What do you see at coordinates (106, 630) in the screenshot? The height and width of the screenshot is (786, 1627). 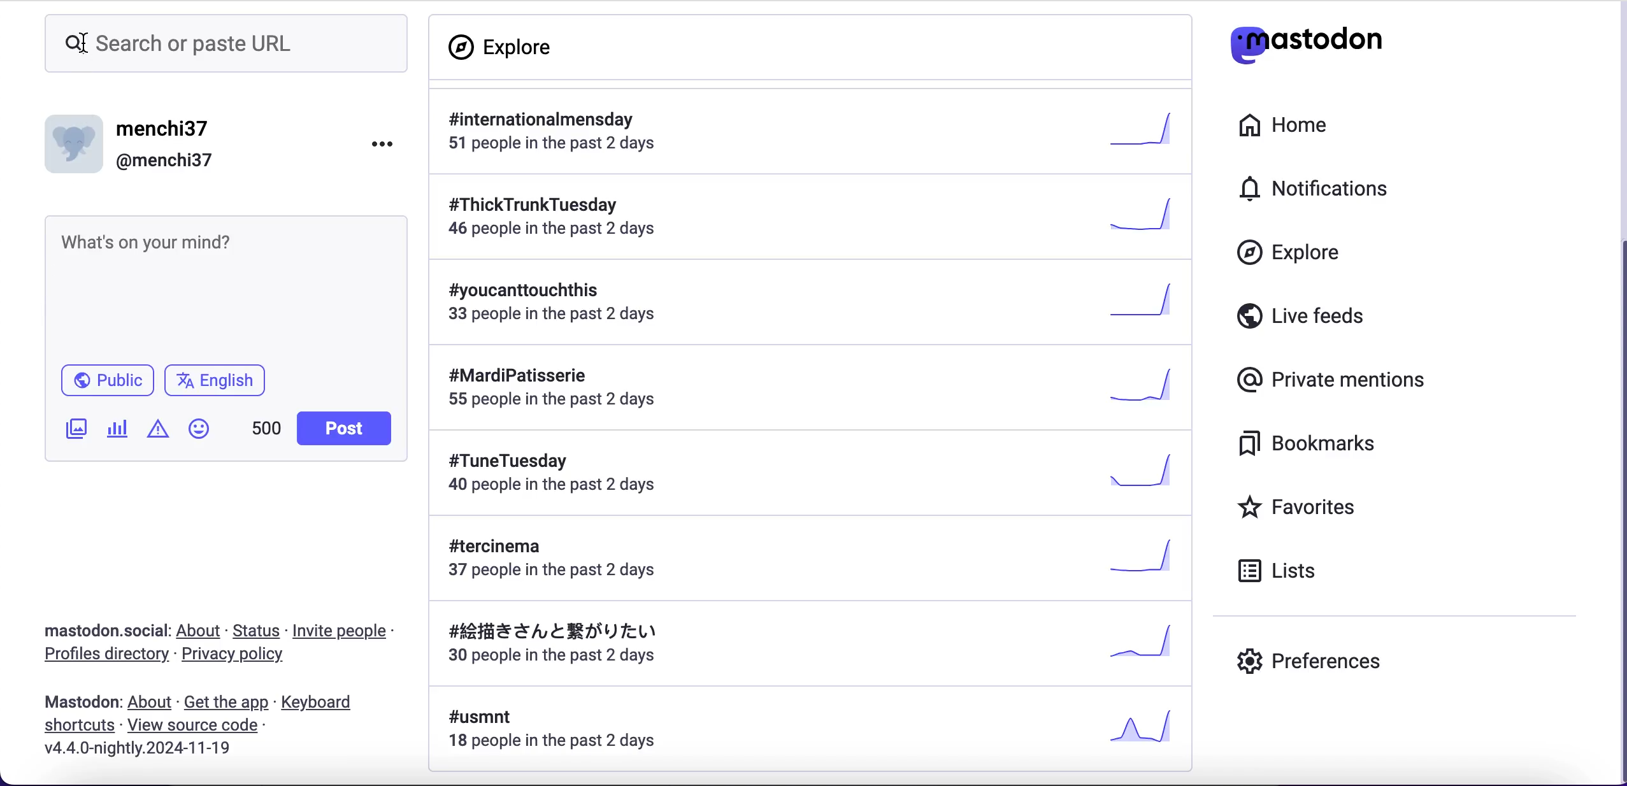 I see `mastodon.social` at bounding box center [106, 630].